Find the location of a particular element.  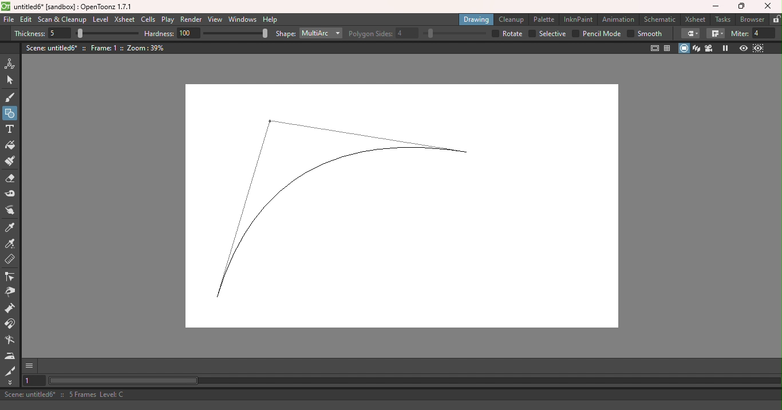

Selective is located at coordinates (548, 33).